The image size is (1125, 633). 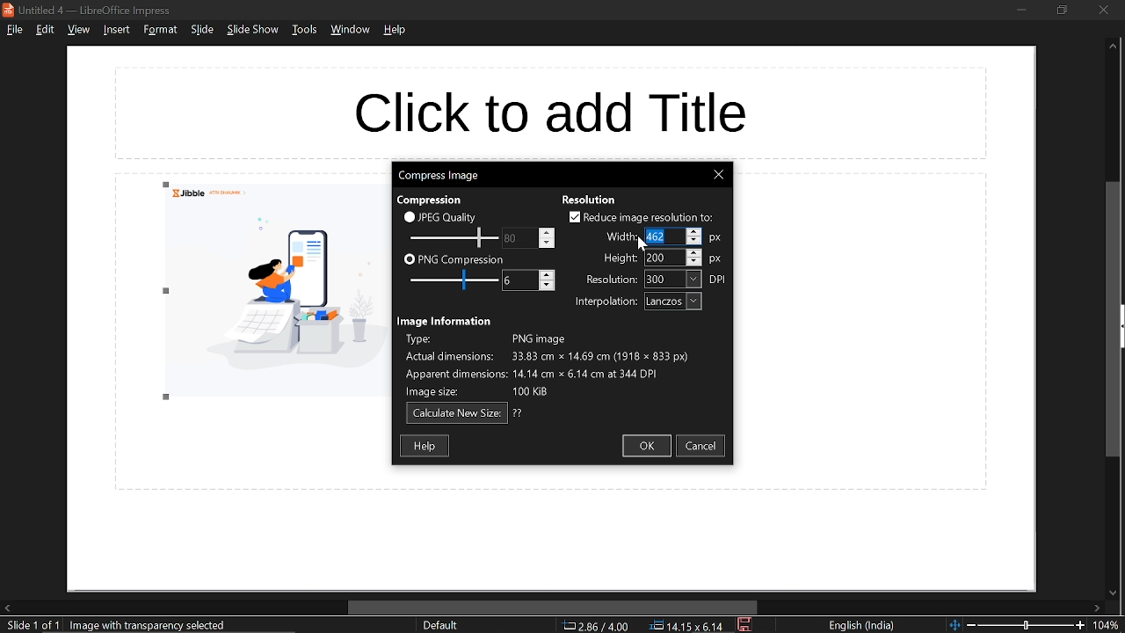 What do you see at coordinates (1021, 9) in the screenshot?
I see `minimize` at bounding box center [1021, 9].